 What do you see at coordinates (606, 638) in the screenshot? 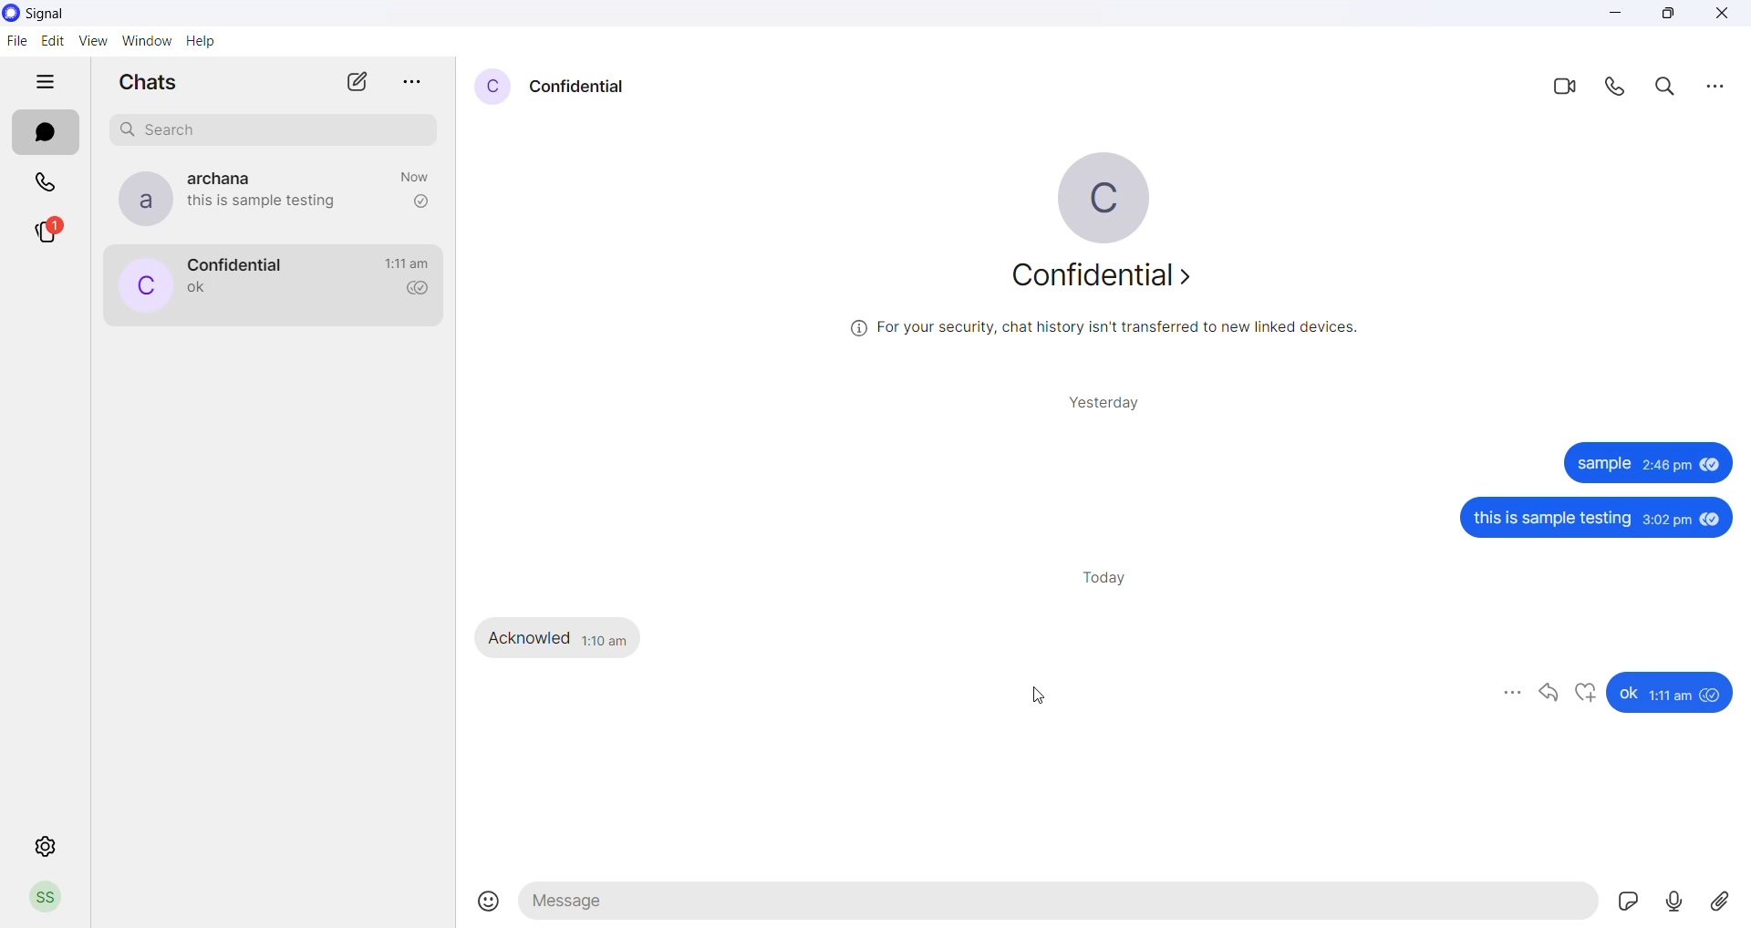
I see `1:10 am` at bounding box center [606, 638].